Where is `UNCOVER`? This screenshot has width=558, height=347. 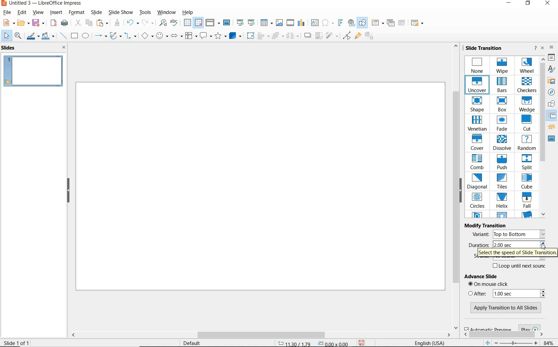
UNCOVER is located at coordinates (478, 86).